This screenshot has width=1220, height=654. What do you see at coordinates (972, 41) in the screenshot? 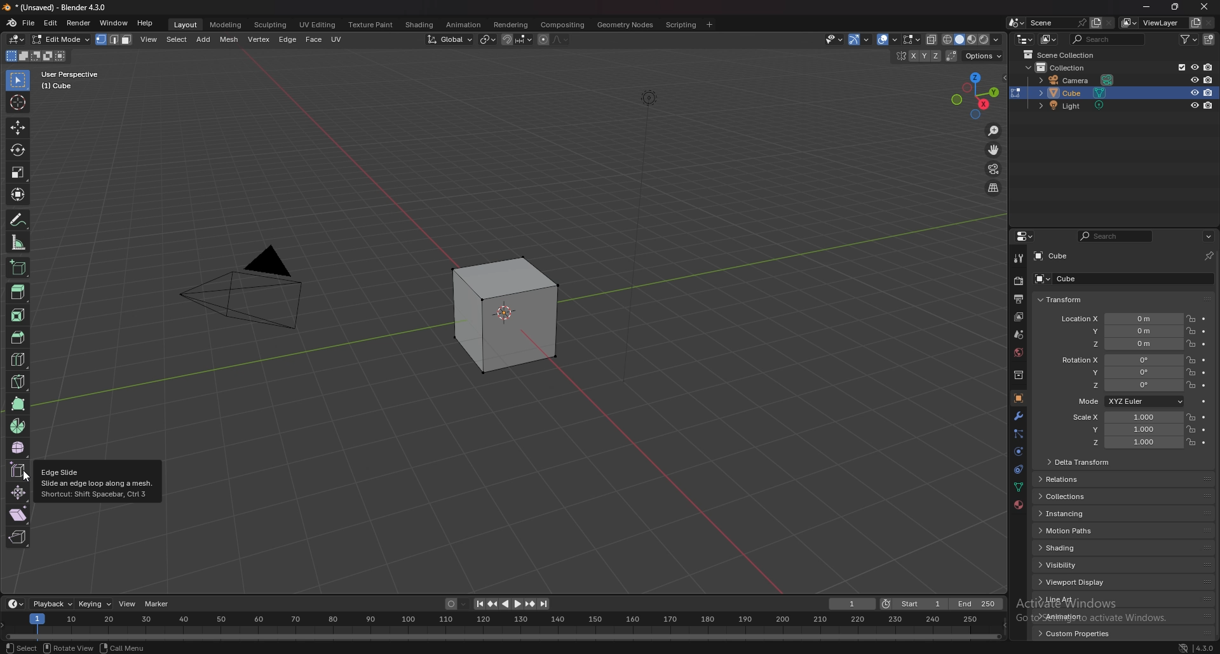
I see `viewport shading` at bounding box center [972, 41].